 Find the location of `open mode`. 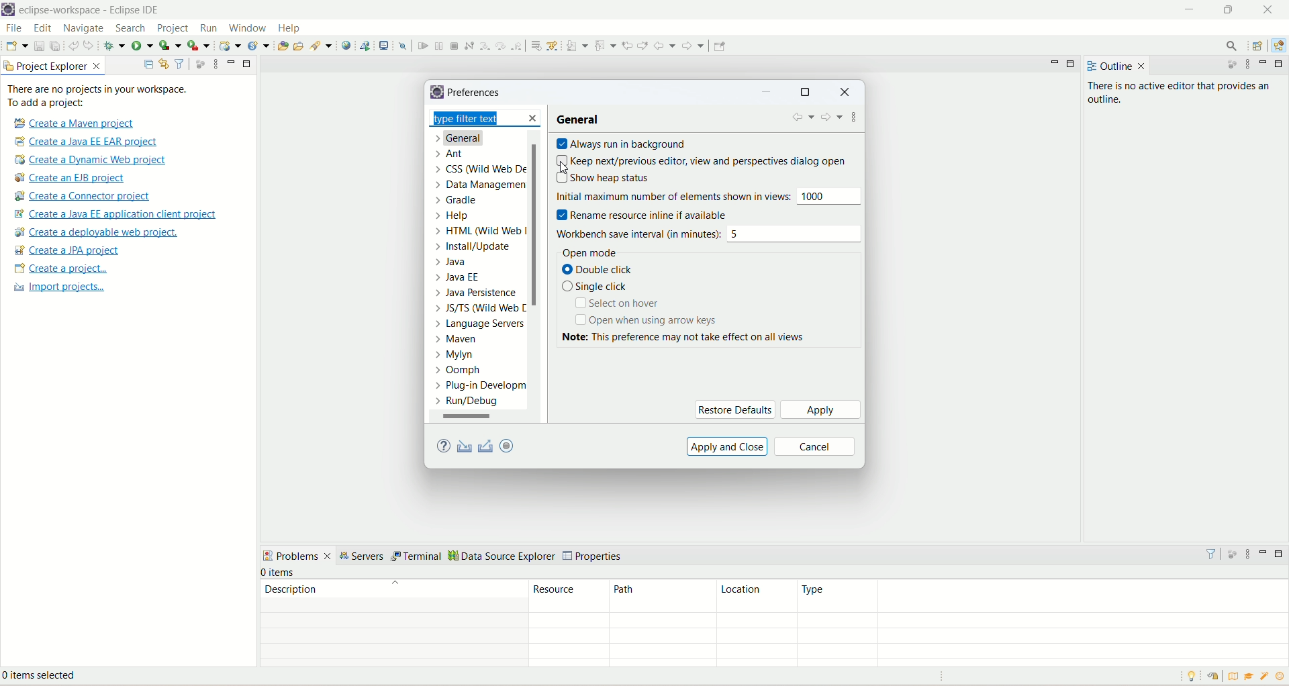

open mode is located at coordinates (587, 252).